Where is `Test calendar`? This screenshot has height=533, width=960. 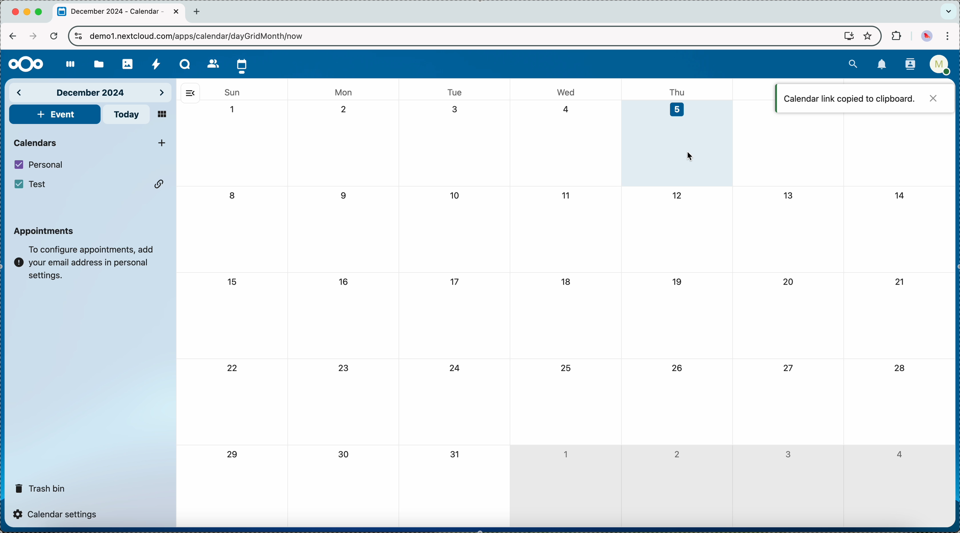 Test calendar is located at coordinates (92, 185).